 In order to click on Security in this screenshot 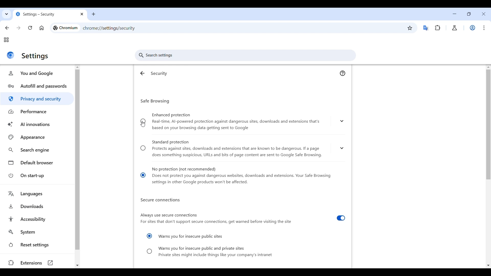, I will do `click(159, 73)`.